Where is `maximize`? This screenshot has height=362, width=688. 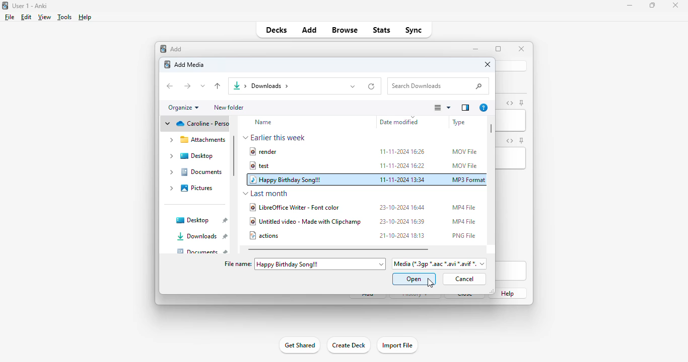 maximize is located at coordinates (652, 5).